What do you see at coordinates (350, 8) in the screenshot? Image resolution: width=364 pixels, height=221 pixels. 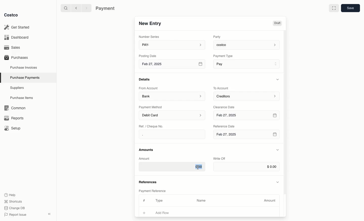 I see `Save` at bounding box center [350, 8].